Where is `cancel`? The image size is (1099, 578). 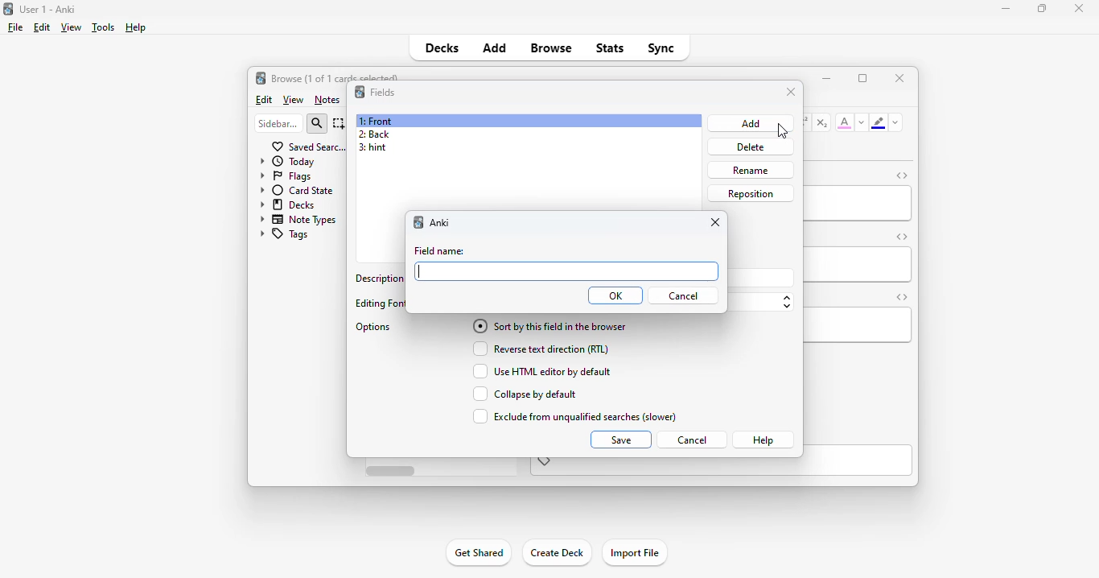
cancel is located at coordinates (691, 440).